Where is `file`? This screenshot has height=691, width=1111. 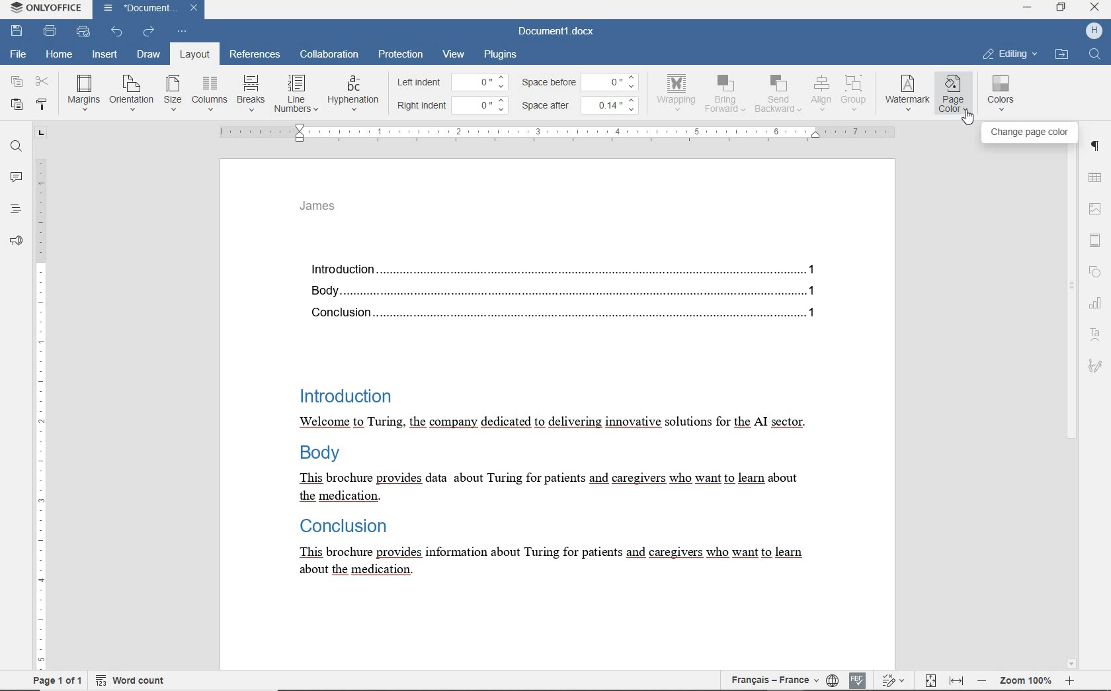 file is located at coordinates (19, 55).